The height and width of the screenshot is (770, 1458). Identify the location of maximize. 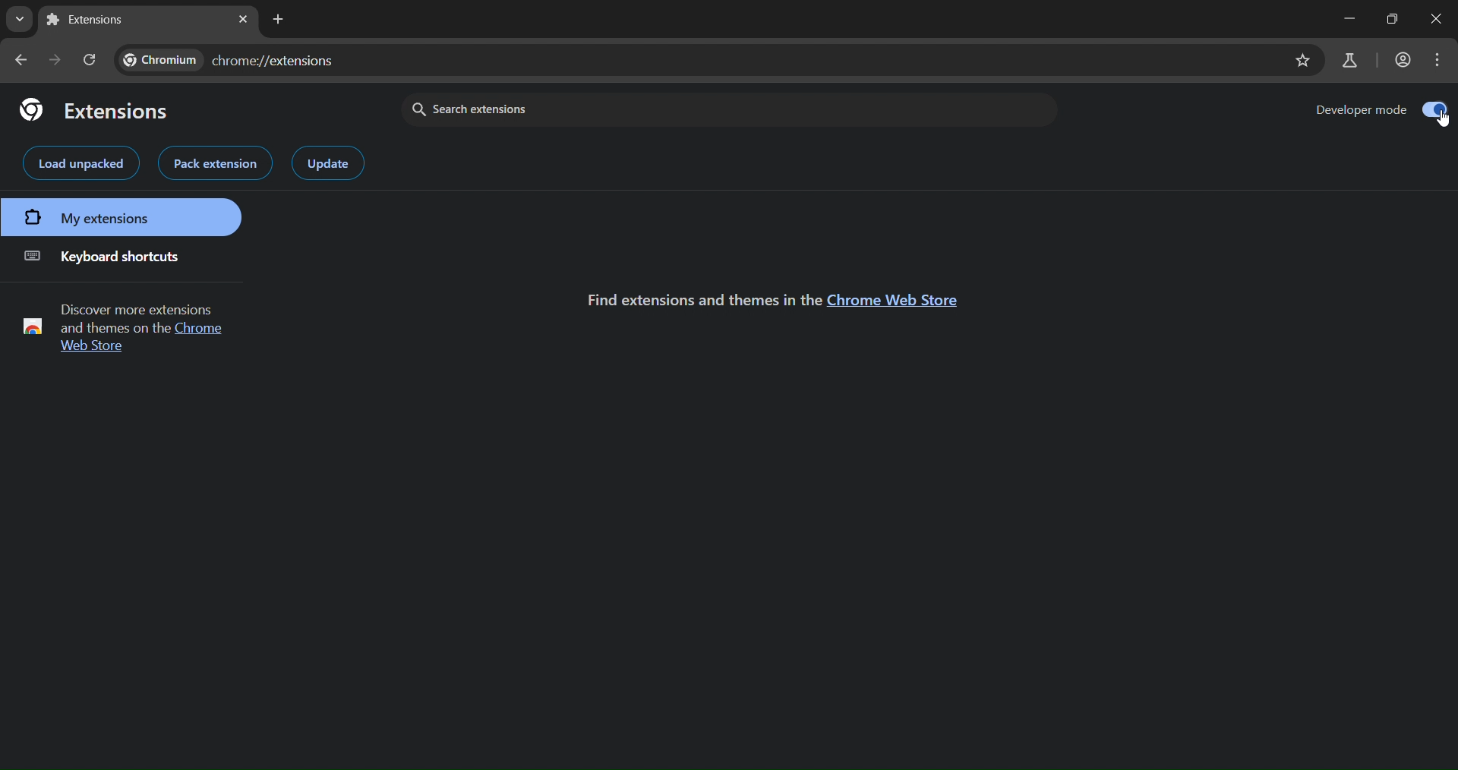
(1387, 18).